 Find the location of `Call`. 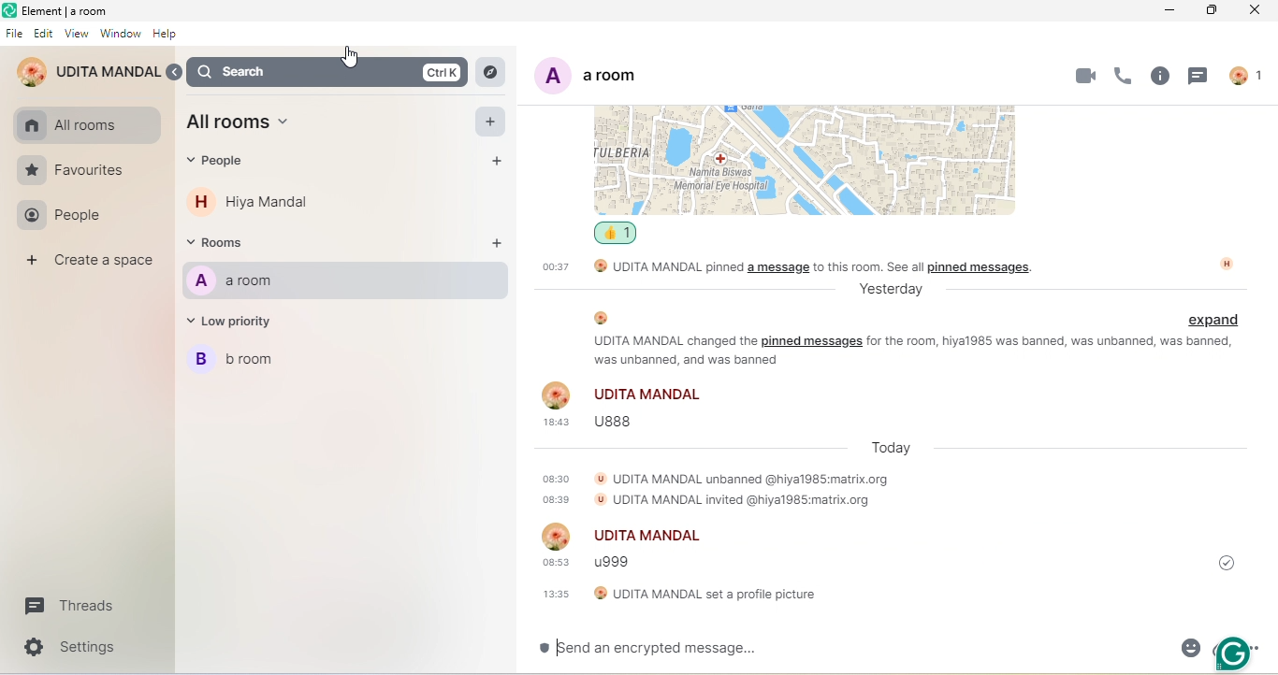

Call is located at coordinates (1119, 76).